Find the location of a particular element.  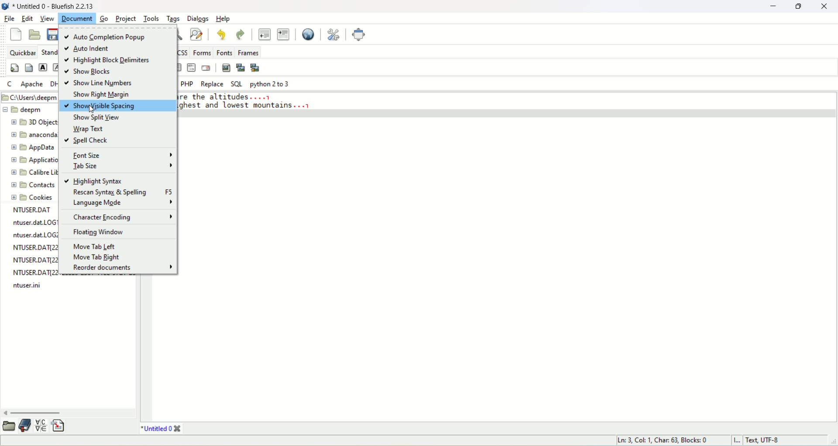

replace is located at coordinates (213, 84).